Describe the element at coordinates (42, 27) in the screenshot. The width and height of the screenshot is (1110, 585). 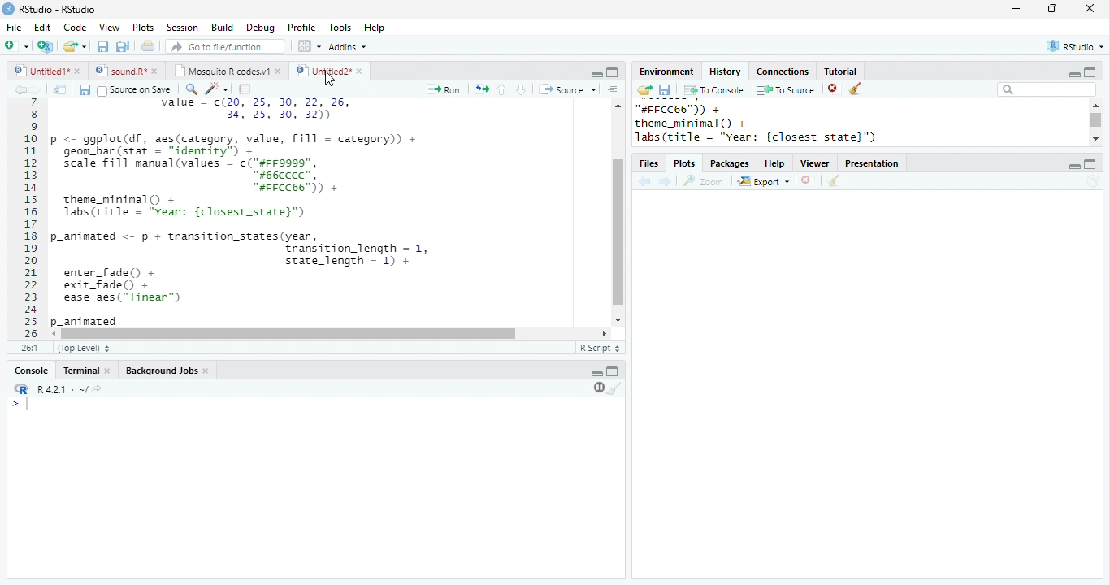
I see `Edit` at that location.